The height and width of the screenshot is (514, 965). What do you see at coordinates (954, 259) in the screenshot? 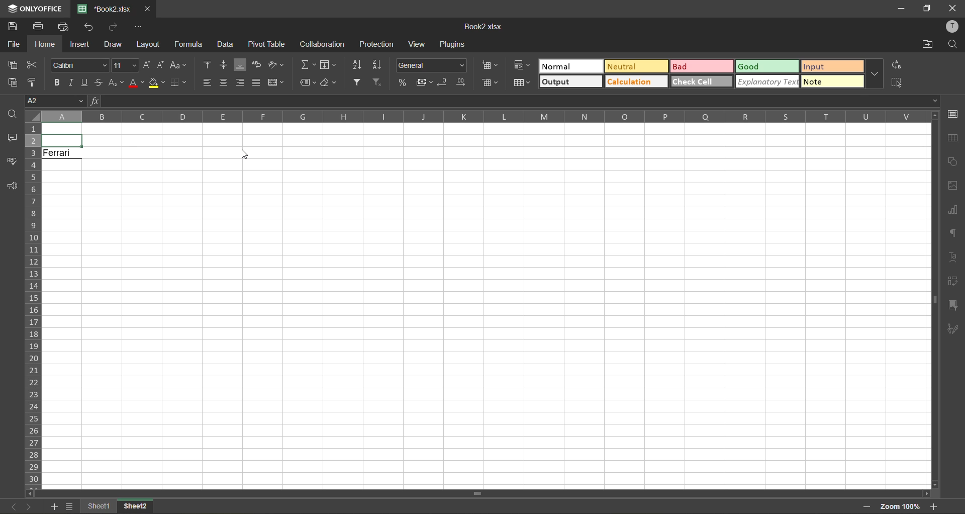
I see `text` at bounding box center [954, 259].